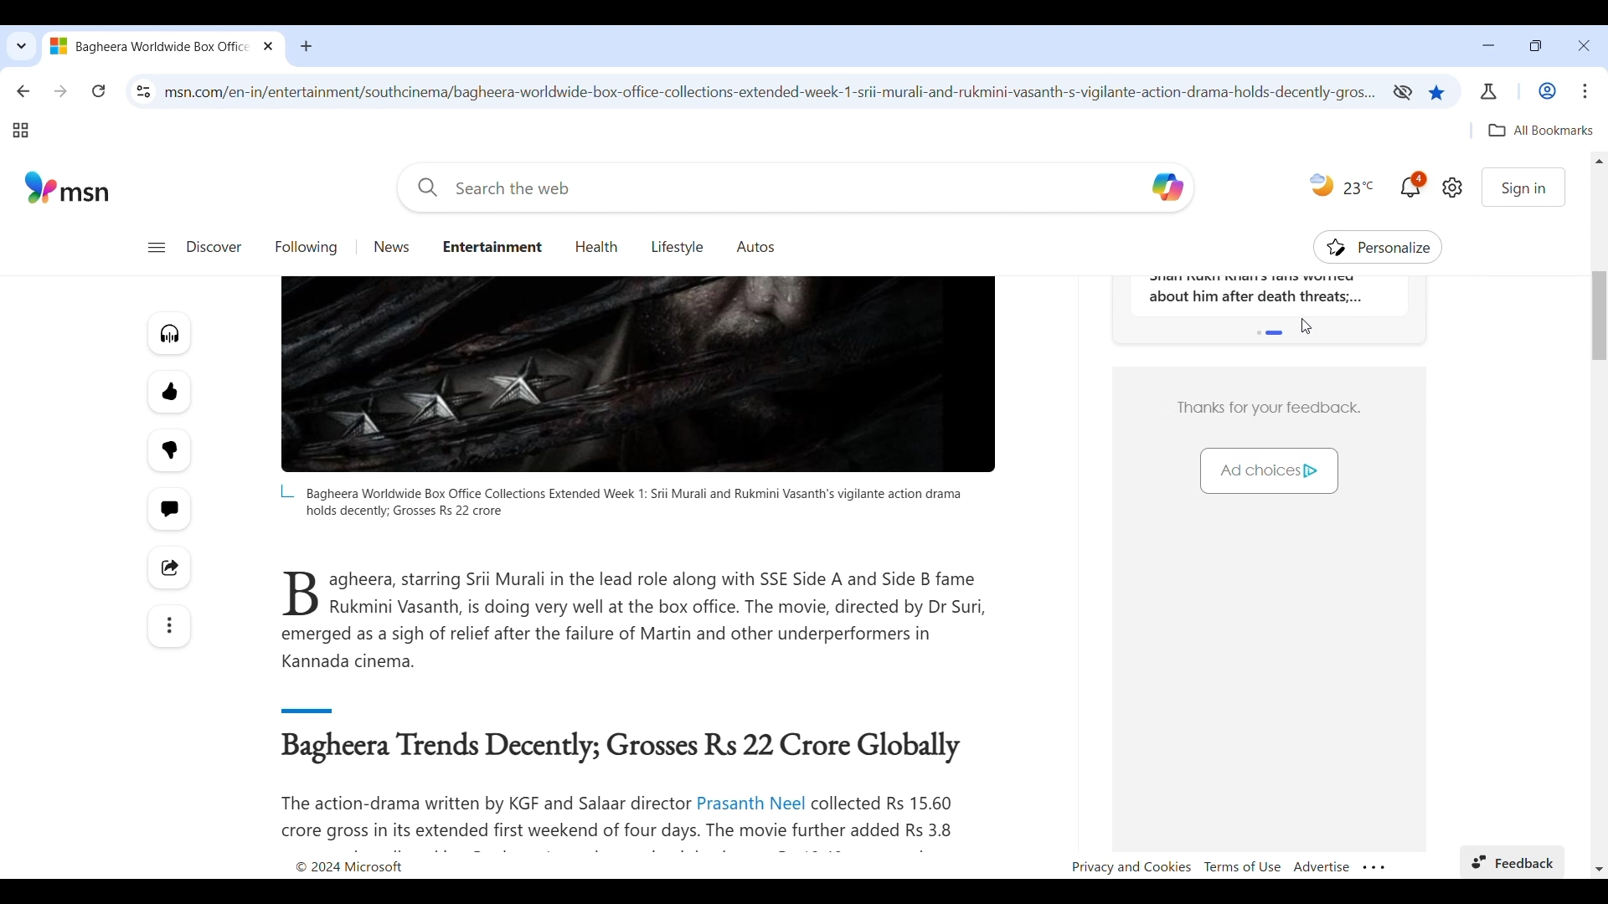 Image resolution: width=1608 pixels, height=904 pixels. I want to click on Third-party cookies limited, so click(1402, 92).